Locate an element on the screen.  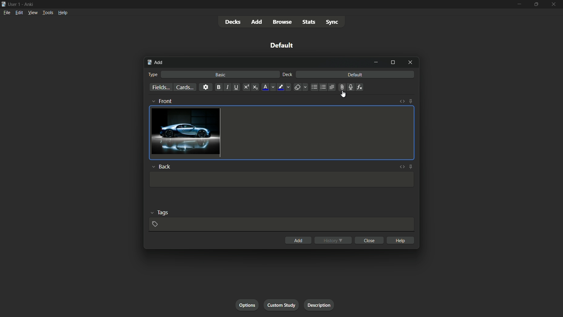
history is located at coordinates (333, 240).